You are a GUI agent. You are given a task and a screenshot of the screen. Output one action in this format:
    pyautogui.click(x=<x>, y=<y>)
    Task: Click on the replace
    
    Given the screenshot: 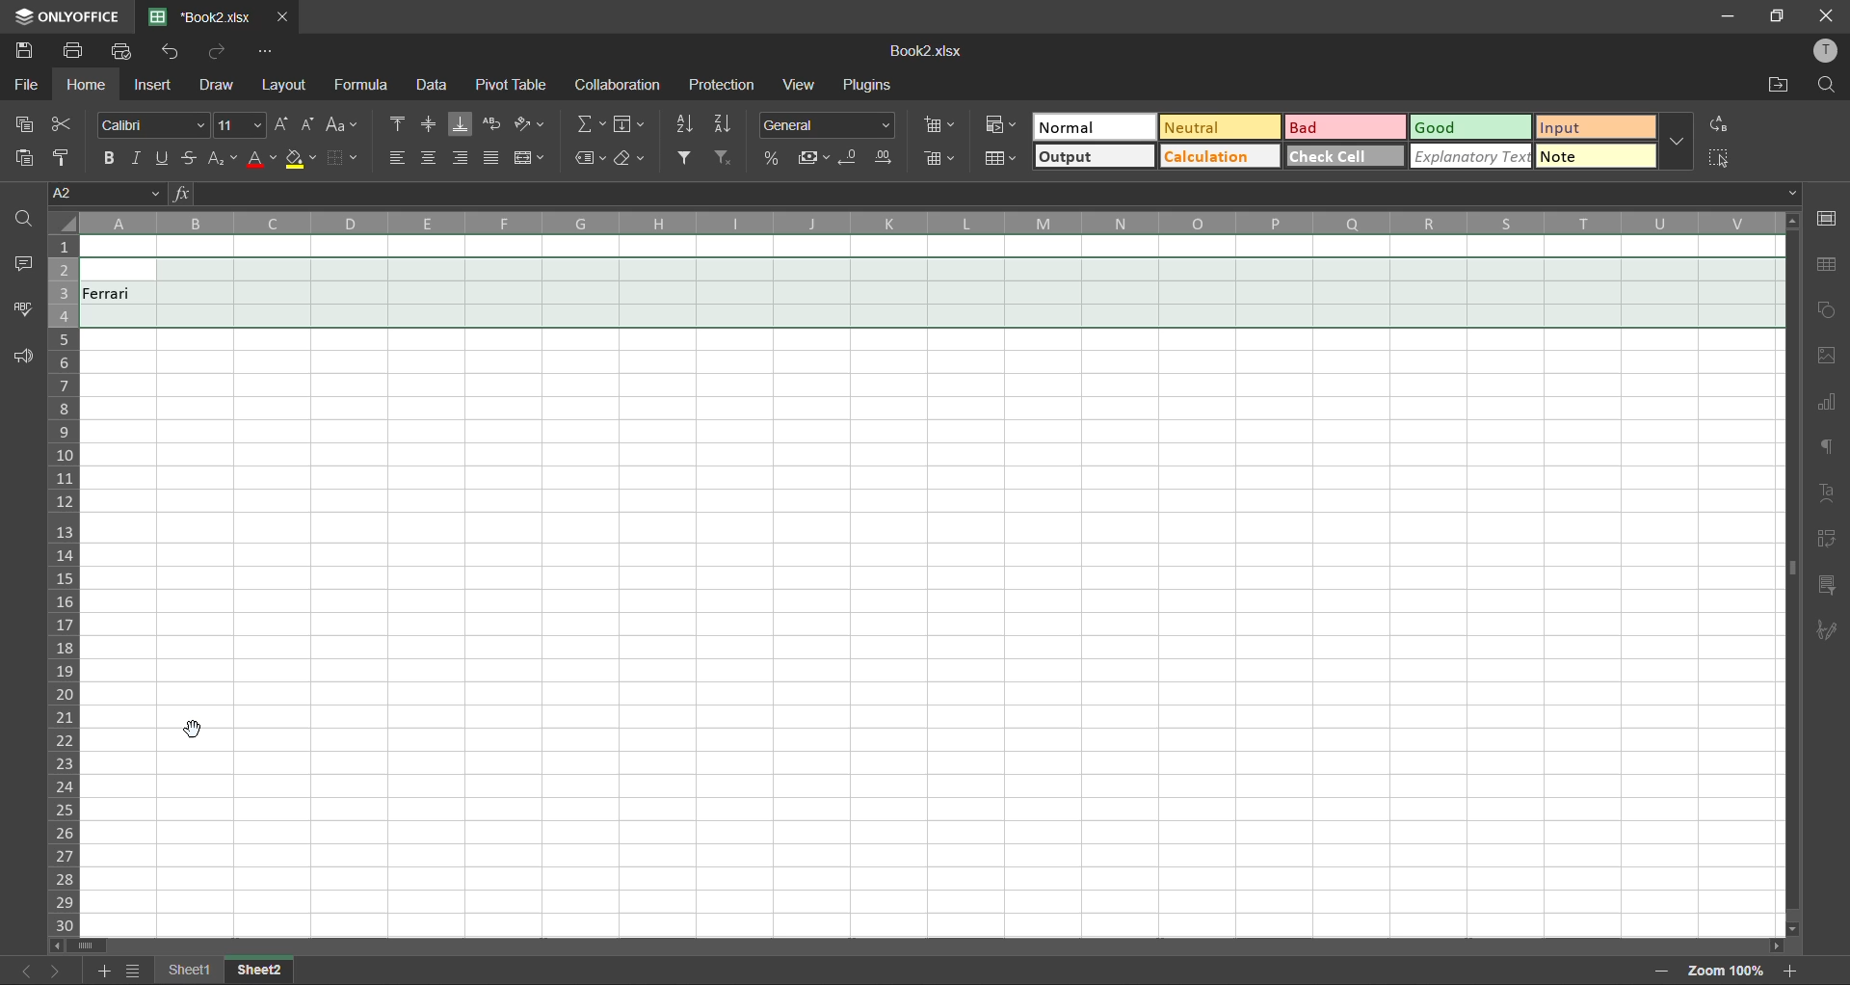 What is the action you would take?
    pyautogui.click(x=1716, y=125)
    